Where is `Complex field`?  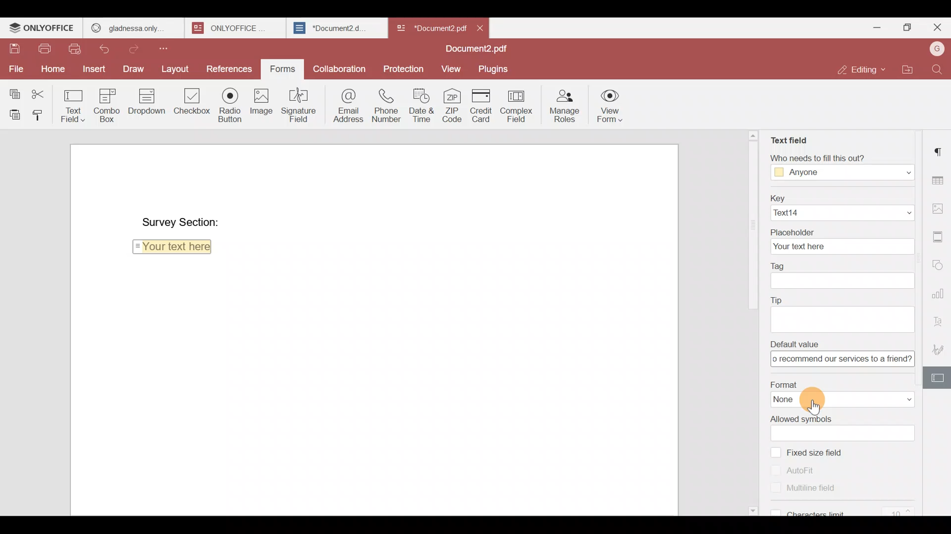
Complex field is located at coordinates (520, 104).